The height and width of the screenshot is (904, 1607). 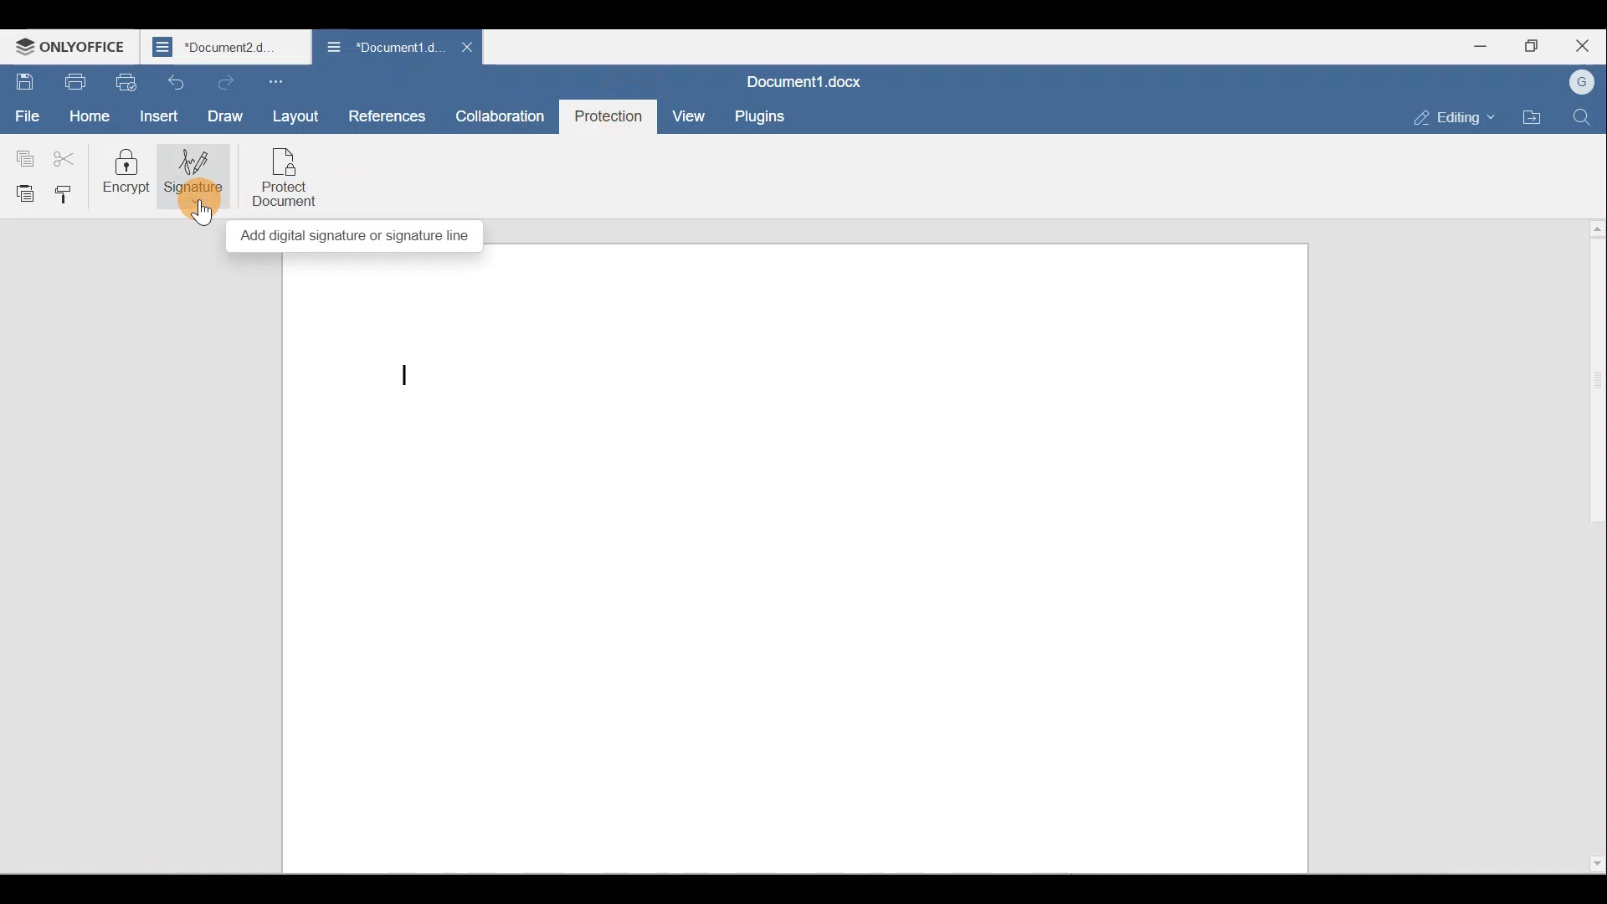 I want to click on Find, so click(x=1583, y=118).